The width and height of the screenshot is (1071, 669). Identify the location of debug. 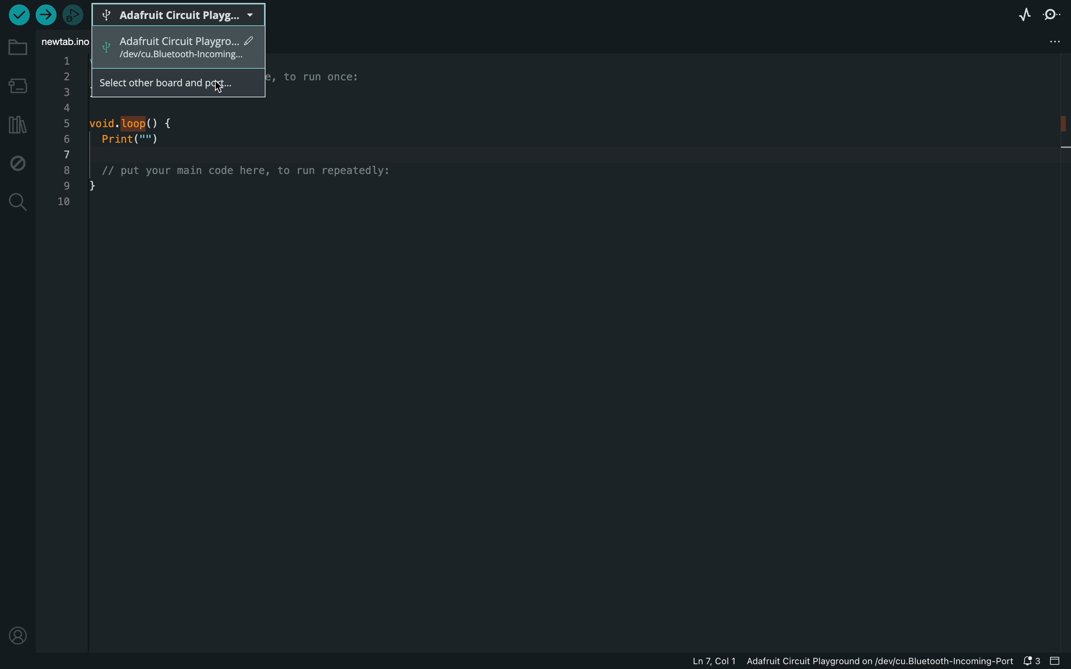
(17, 161).